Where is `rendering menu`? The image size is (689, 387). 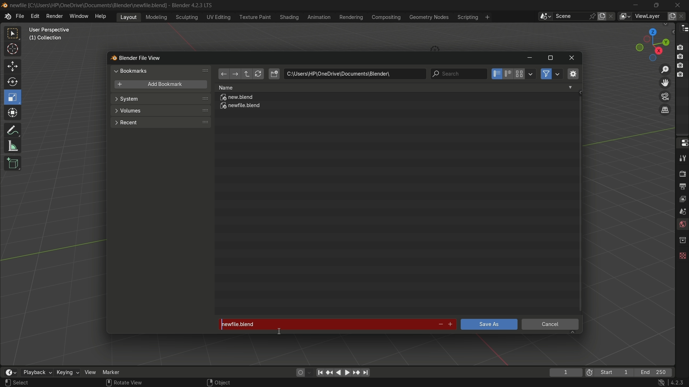
rendering menu is located at coordinates (352, 17).